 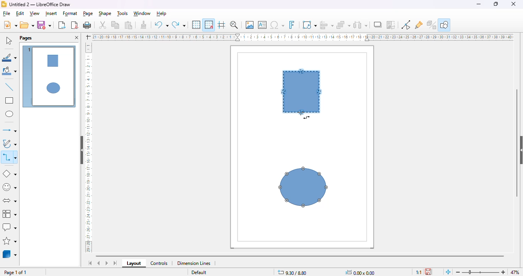 What do you see at coordinates (513, 4) in the screenshot?
I see `close` at bounding box center [513, 4].